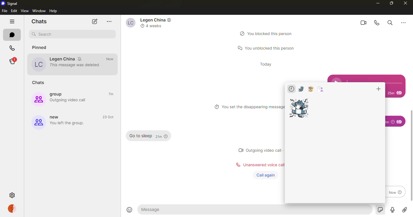  What do you see at coordinates (378, 89) in the screenshot?
I see `add` at bounding box center [378, 89].